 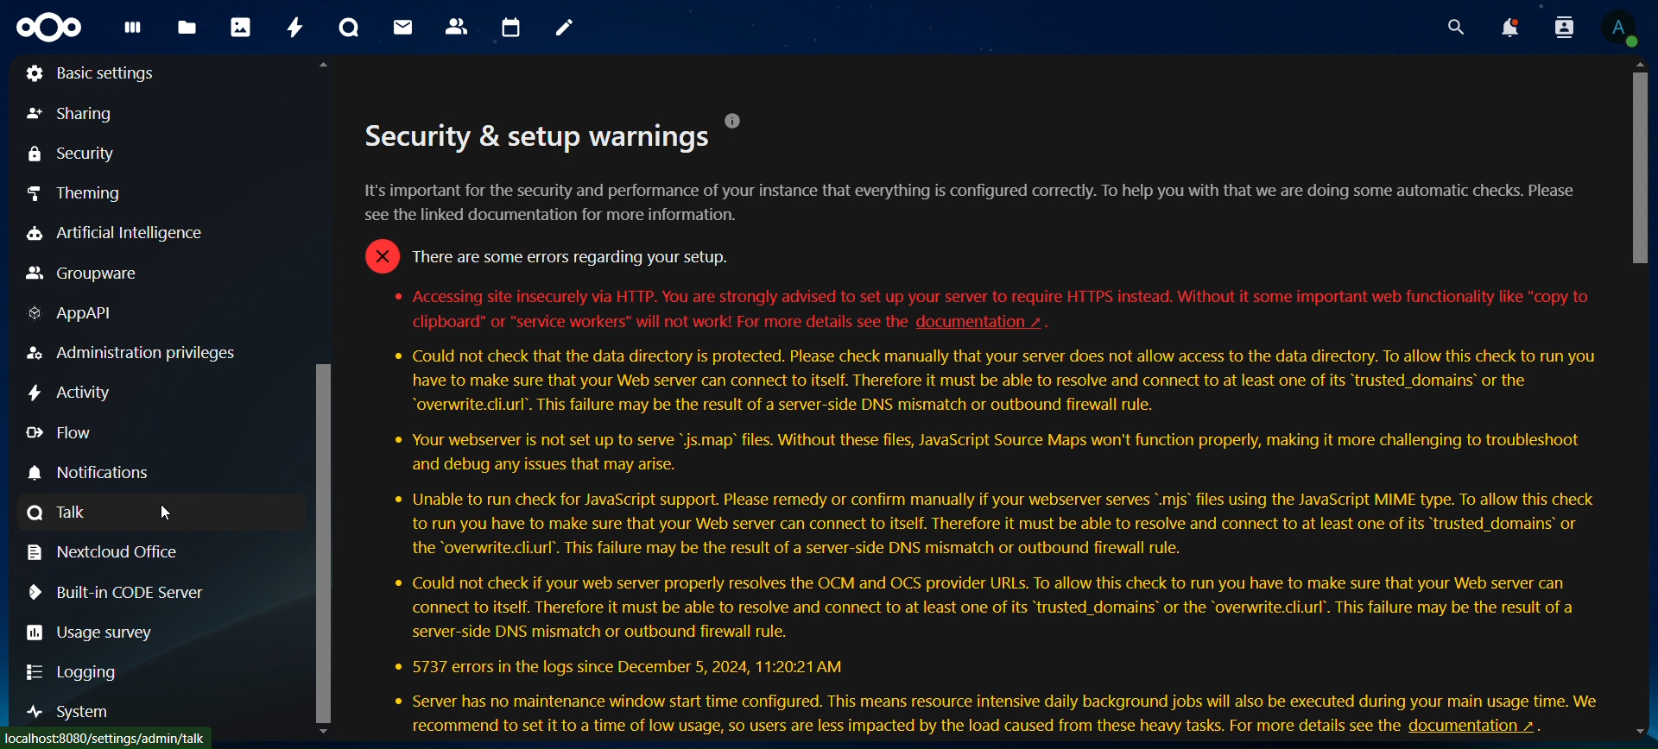 What do you see at coordinates (351, 28) in the screenshot?
I see `talk` at bounding box center [351, 28].